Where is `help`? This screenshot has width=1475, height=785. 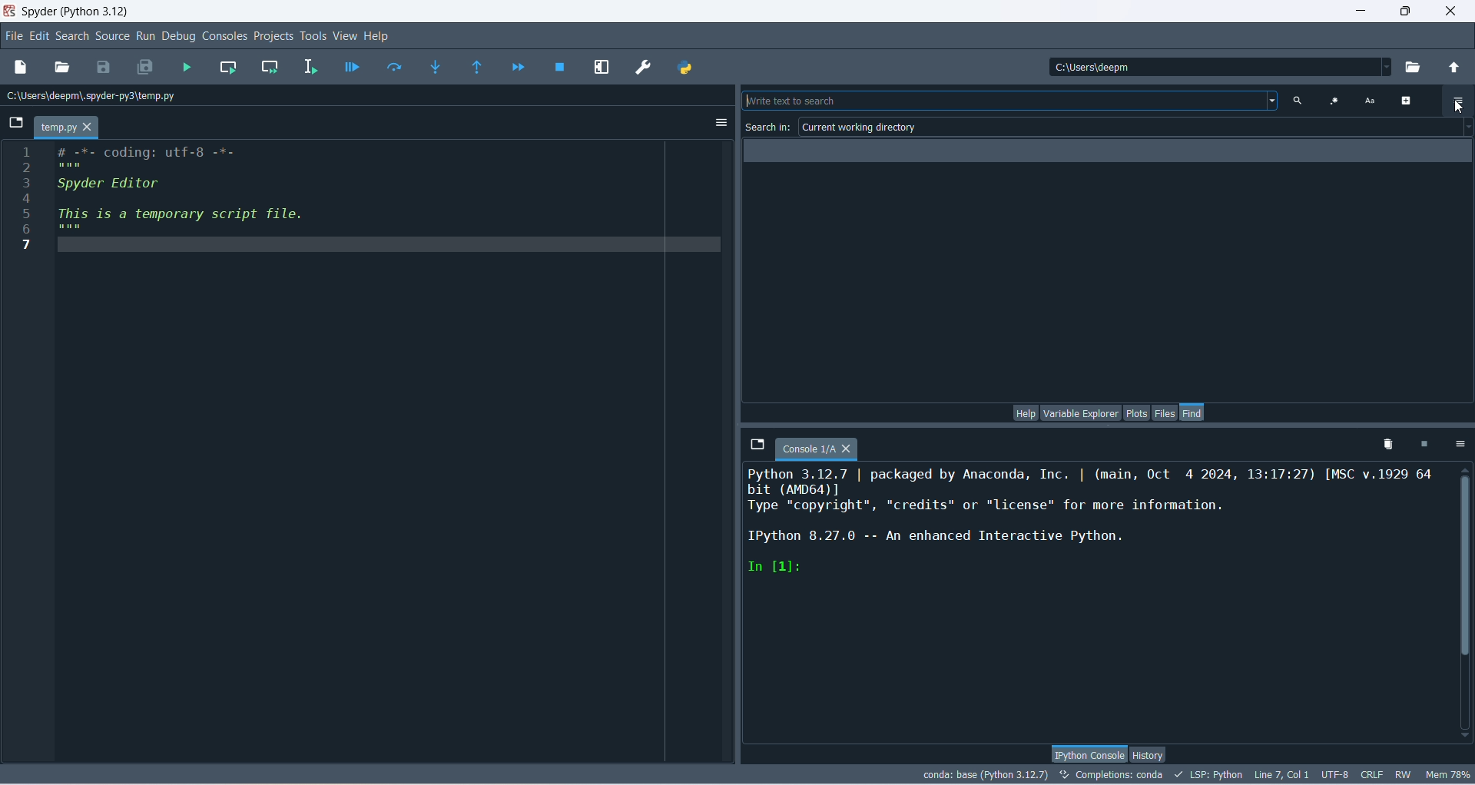 help is located at coordinates (1023, 412).